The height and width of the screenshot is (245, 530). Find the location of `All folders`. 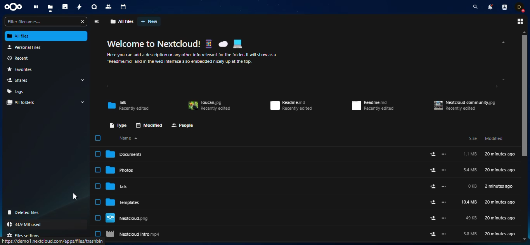

All folders is located at coordinates (21, 103).